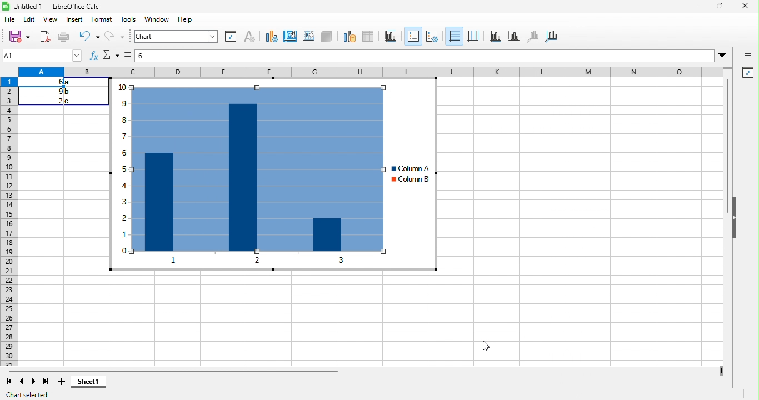 The width and height of the screenshot is (759, 400). Describe the element at coordinates (747, 7) in the screenshot. I see `close` at that location.